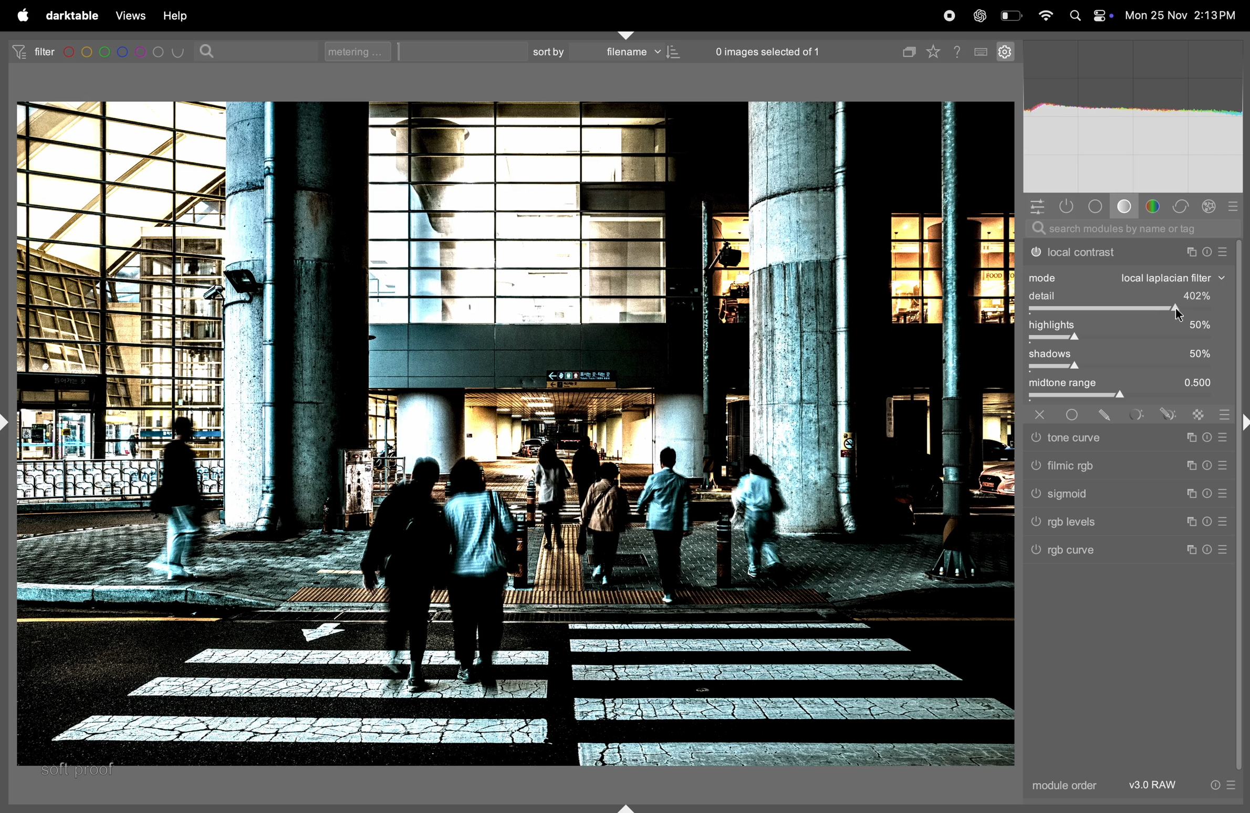 The width and height of the screenshot is (1250, 813). I want to click on mode, so click(1128, 278).